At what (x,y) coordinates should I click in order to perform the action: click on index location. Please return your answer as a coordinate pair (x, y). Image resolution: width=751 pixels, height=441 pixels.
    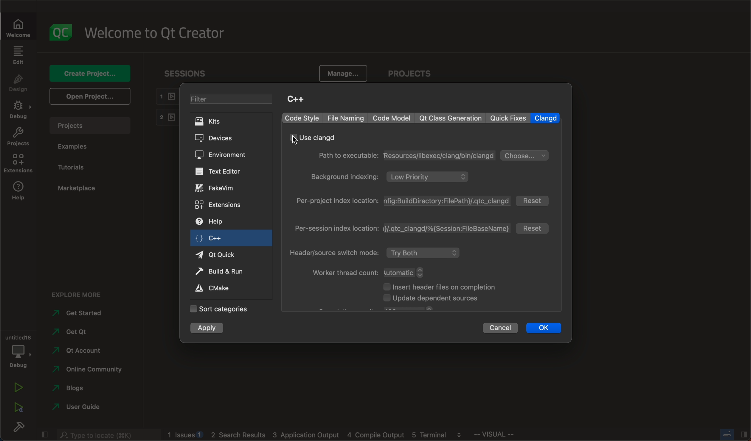
    Looking at the image, I should click on (402, 202).